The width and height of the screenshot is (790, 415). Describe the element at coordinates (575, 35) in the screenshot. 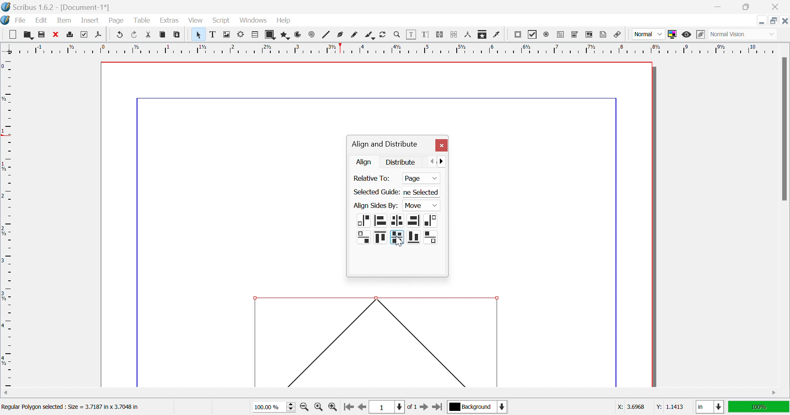

I see `PDF combo box` at that location.